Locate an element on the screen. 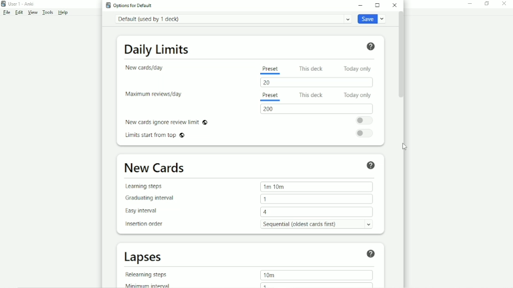  This deck is located at coordinates (311, 69).